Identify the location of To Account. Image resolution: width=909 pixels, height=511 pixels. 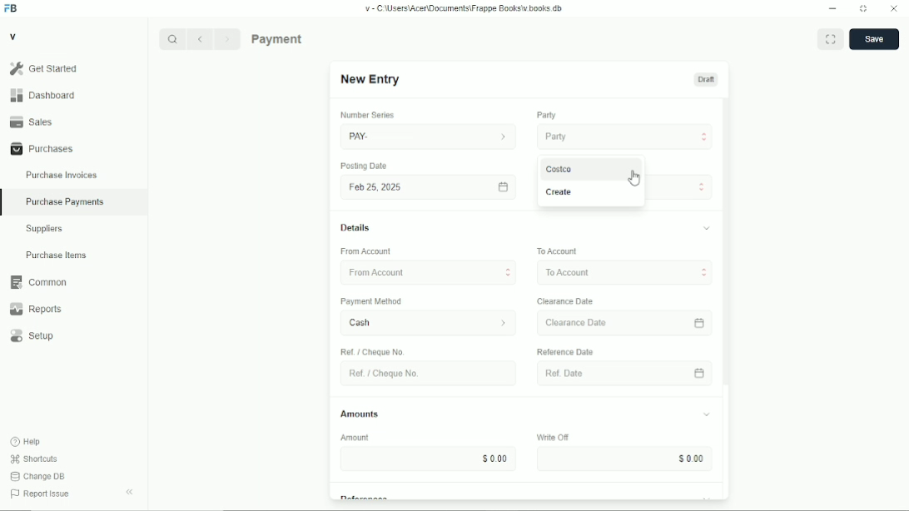
(555, 250).